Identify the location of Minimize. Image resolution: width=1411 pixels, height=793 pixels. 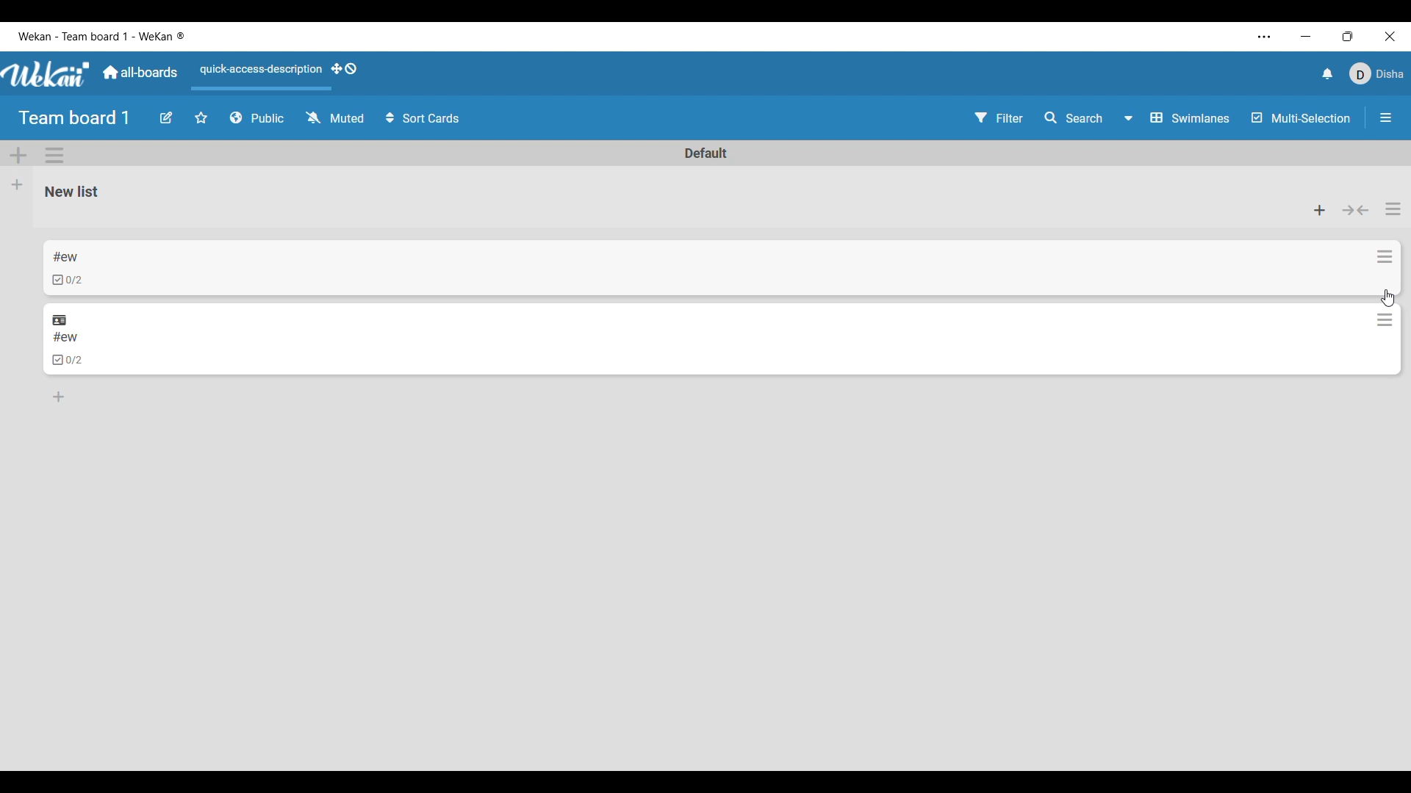
(1306, 36).